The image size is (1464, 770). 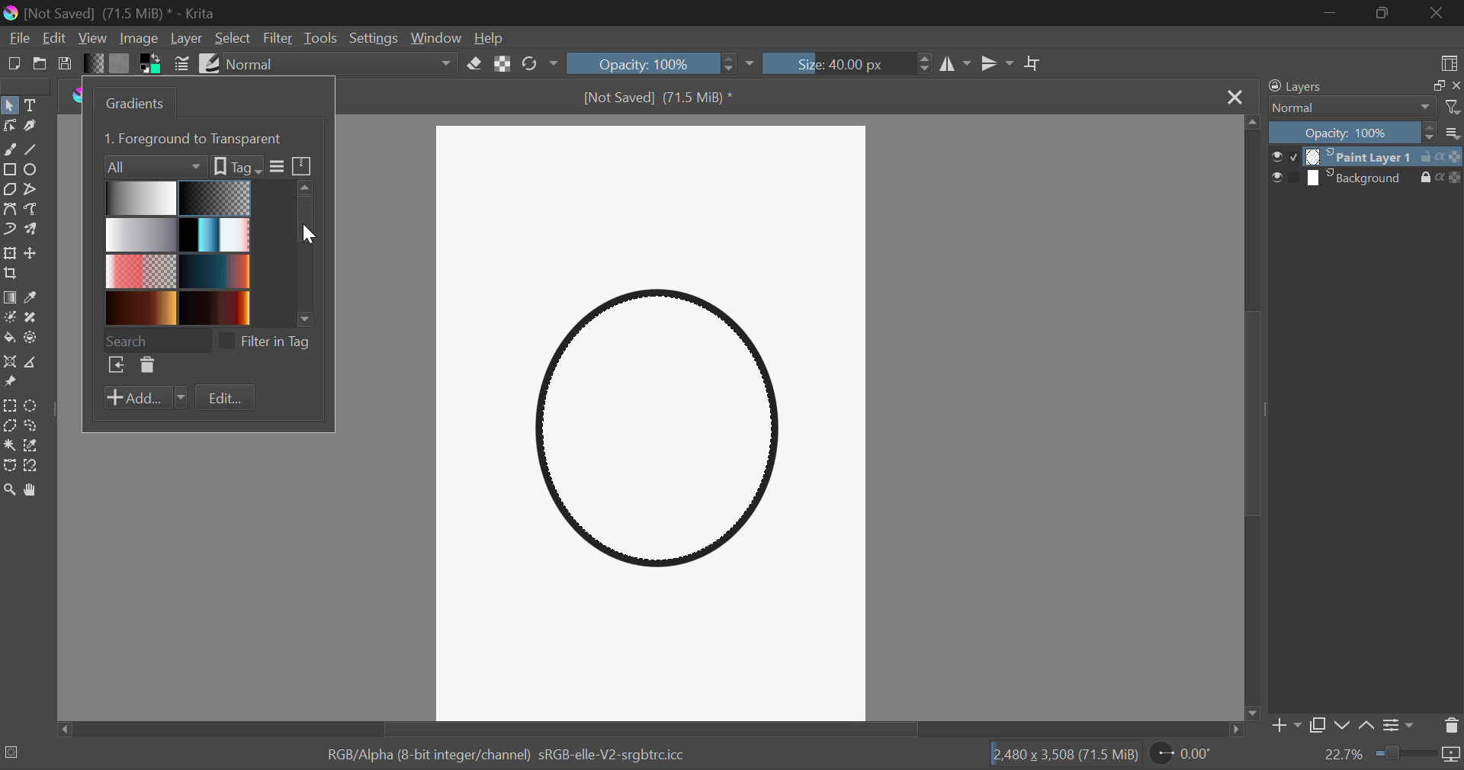 What do you see at coordinates (278, 38) in the screenshot?
I see `Filter` at bounding box center [278, 38].